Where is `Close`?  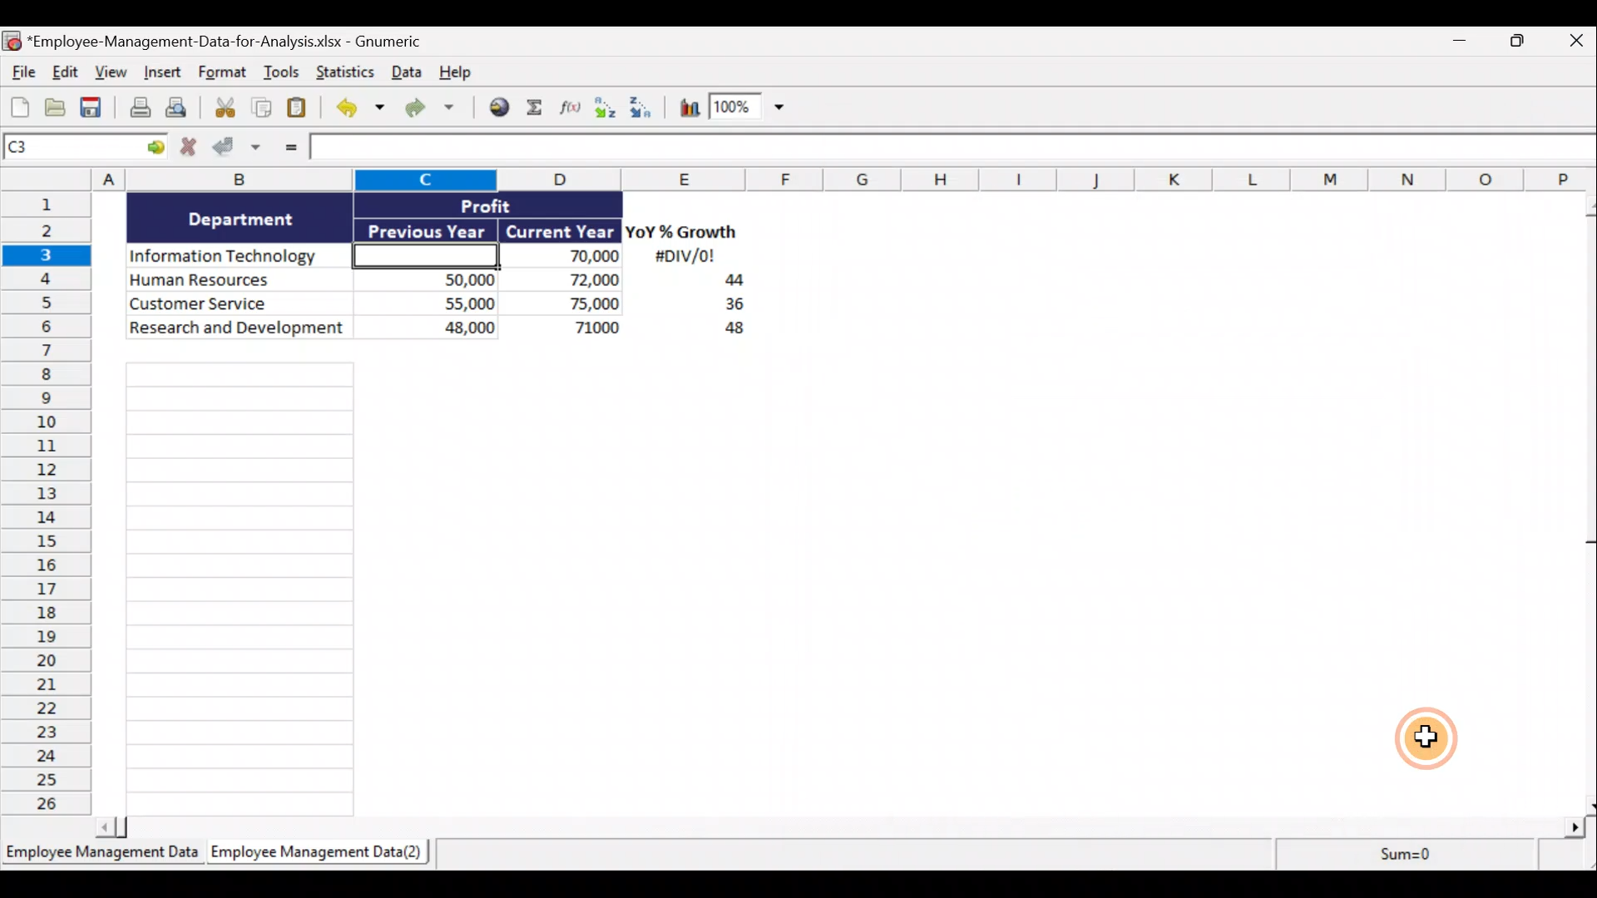
Close is located at coordinates (1573, 44).